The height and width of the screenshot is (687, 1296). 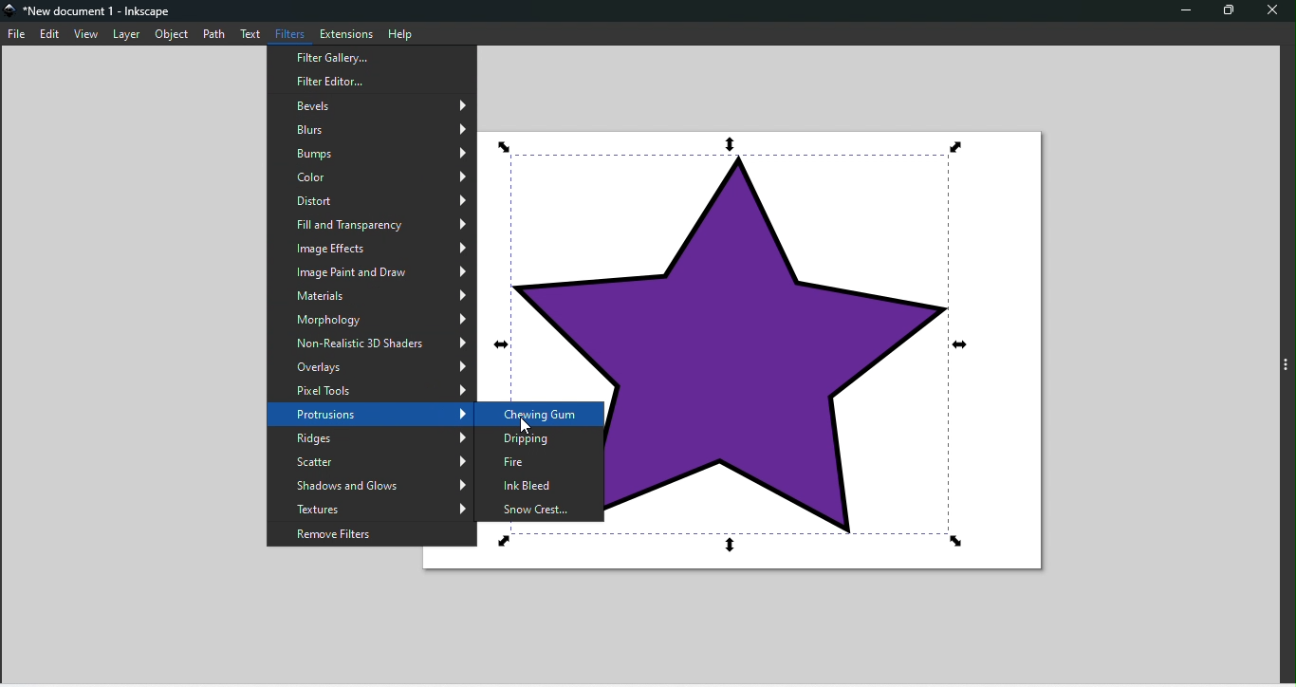 I want to click on Shadows and Glows, so click(x=367, y=485).